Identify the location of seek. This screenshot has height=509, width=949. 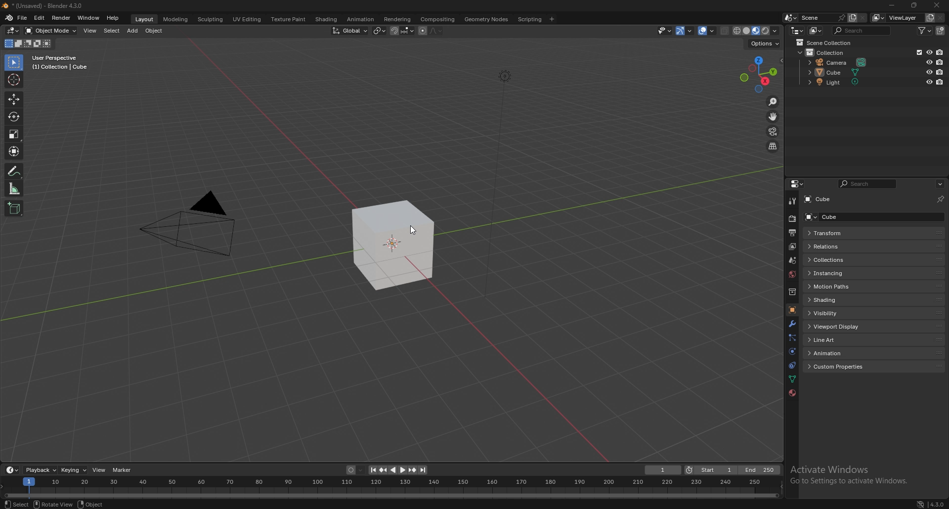
(390, 489).